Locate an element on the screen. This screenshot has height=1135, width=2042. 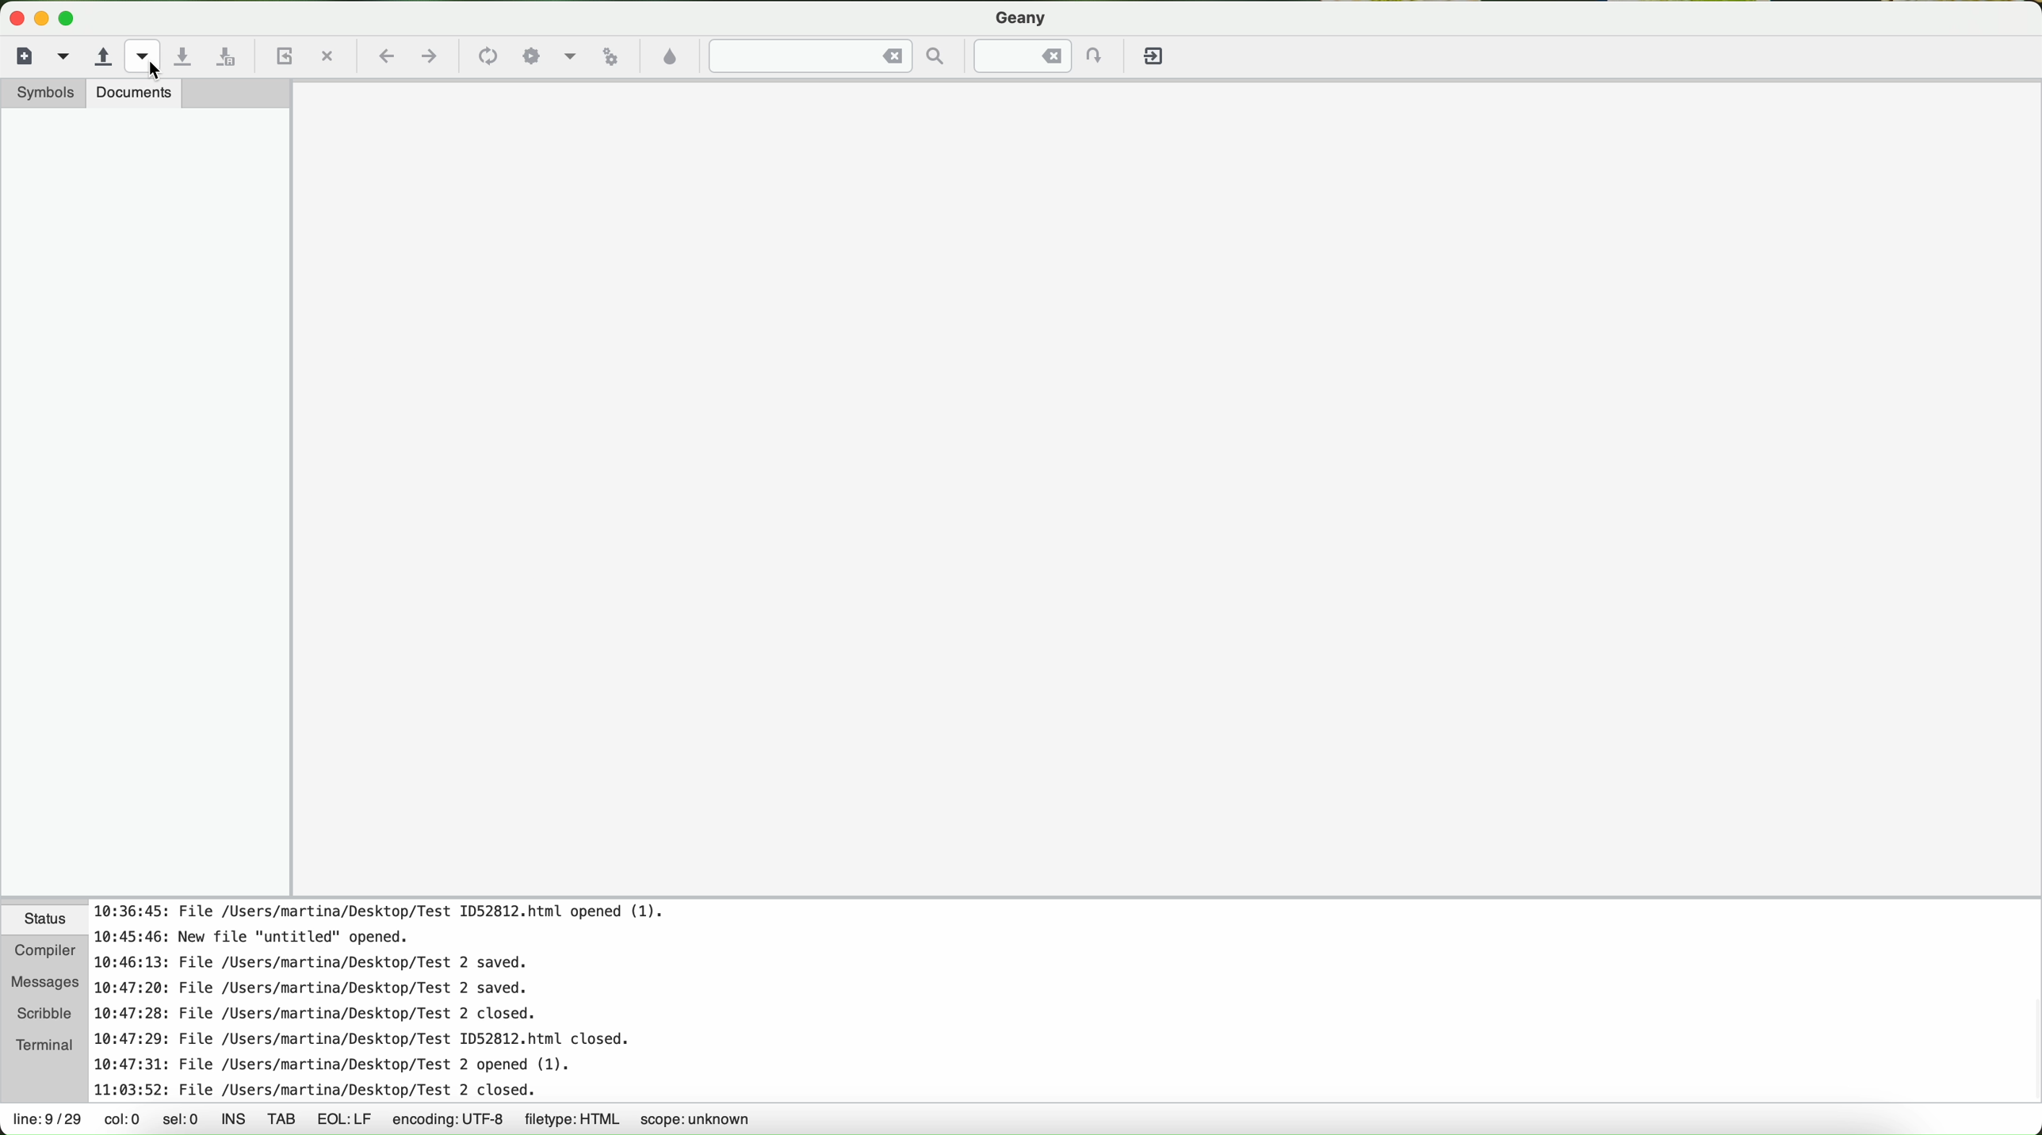
close program is located at coordinates (13, 16).